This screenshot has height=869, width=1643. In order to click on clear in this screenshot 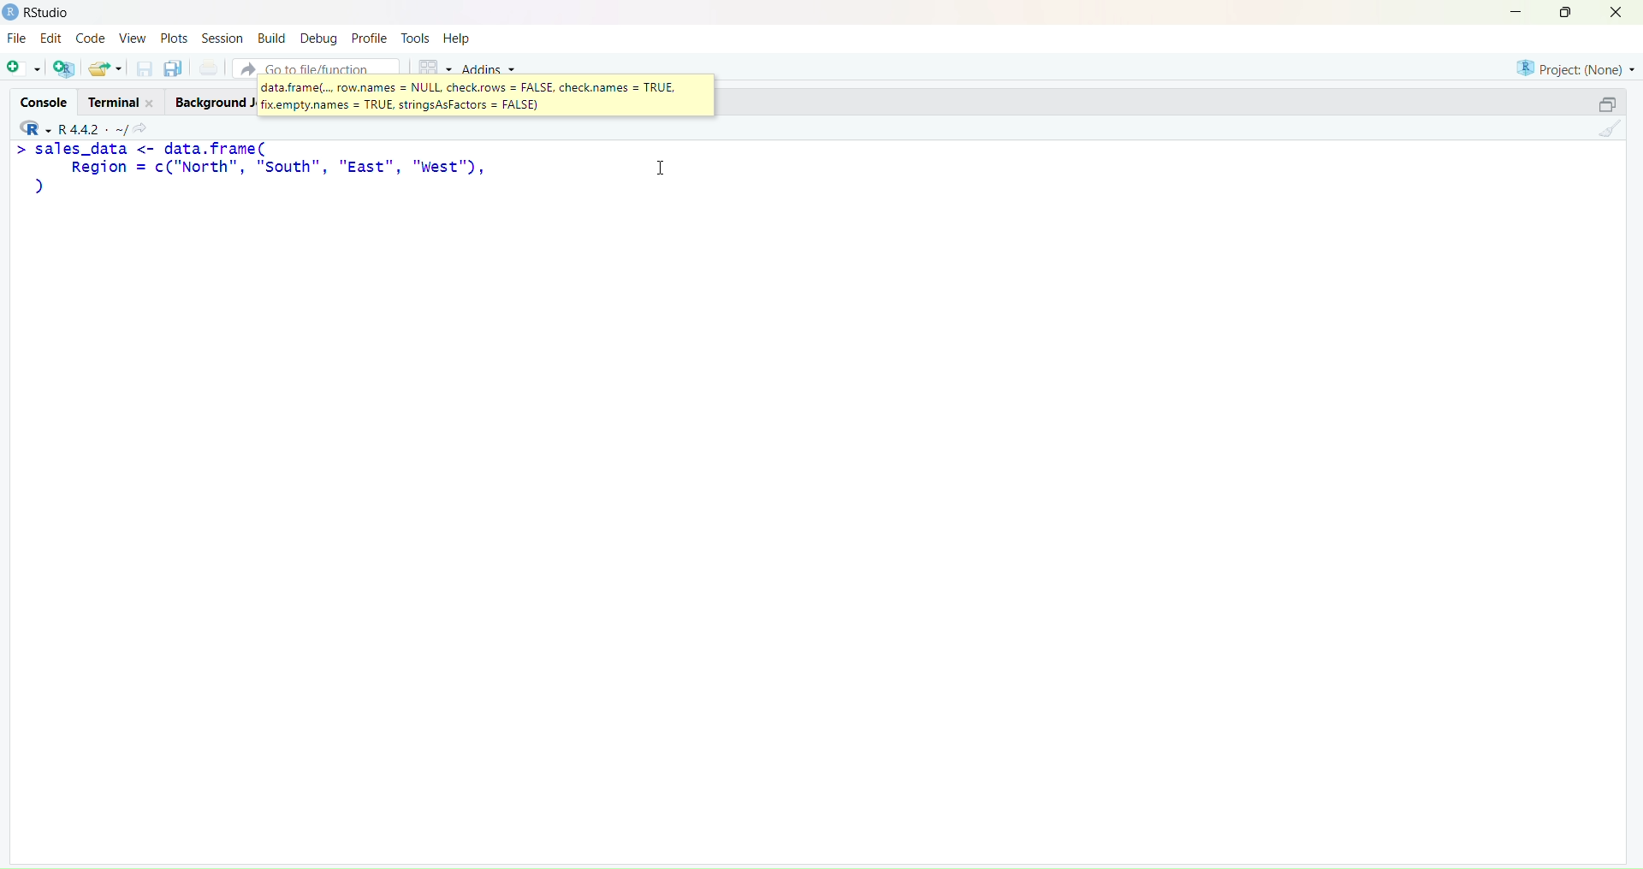, I will do `click(1614, 133)`.